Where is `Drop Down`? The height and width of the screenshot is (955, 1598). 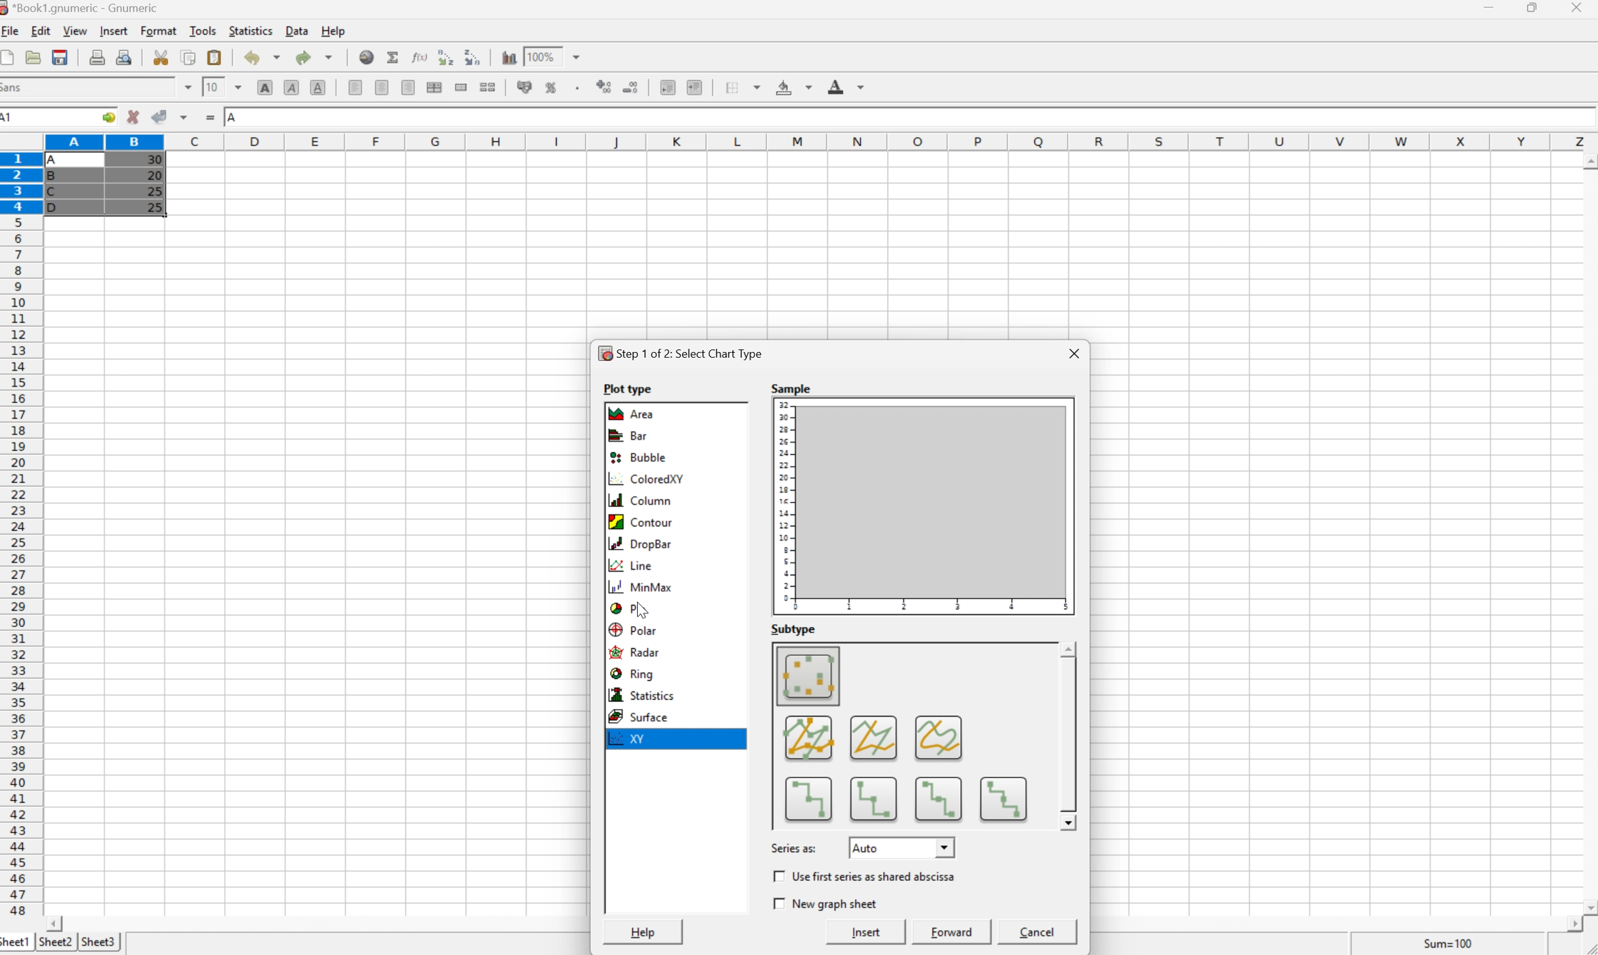
Drop Down is located at coordinates (946, 846).